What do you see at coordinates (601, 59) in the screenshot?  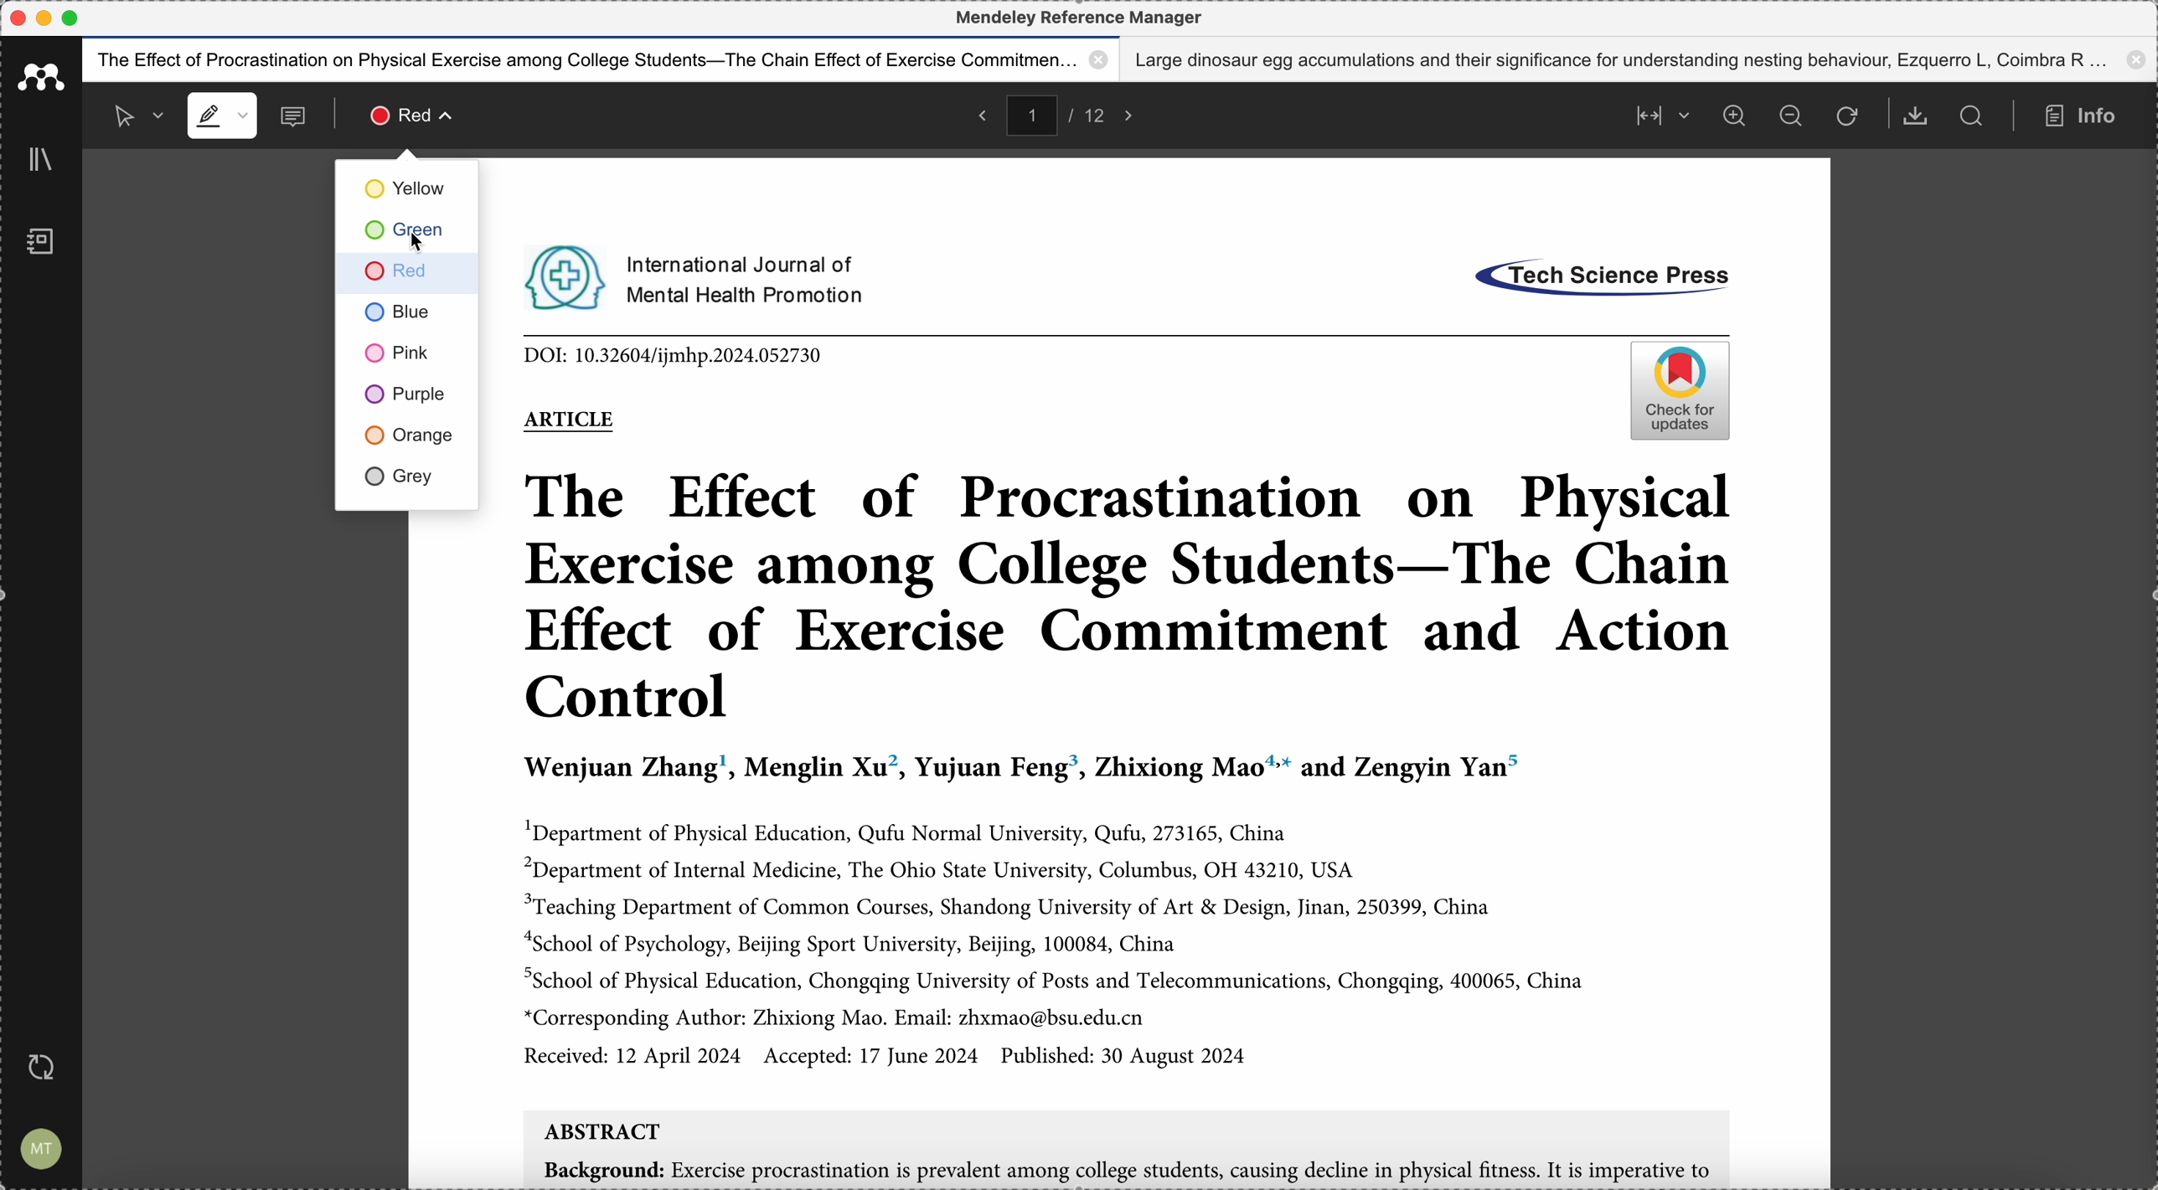 I see `The effect of procastination on physical exercise among college students - The Chain effect of exercise` at bounding box center [601, 59].